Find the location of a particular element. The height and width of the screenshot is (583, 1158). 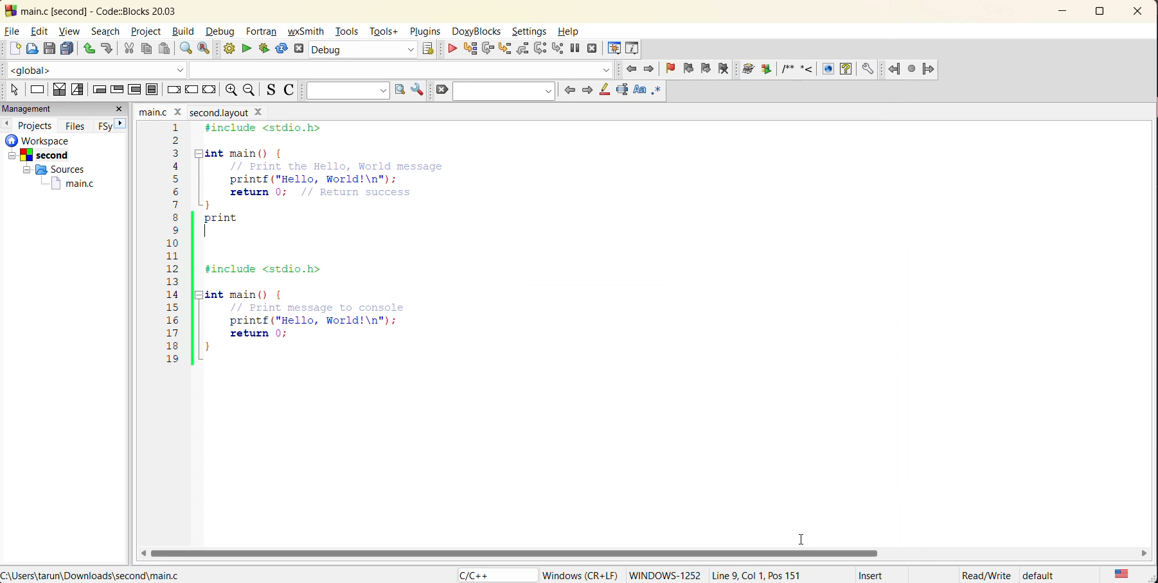

settings is located at coordinates (531, 32).